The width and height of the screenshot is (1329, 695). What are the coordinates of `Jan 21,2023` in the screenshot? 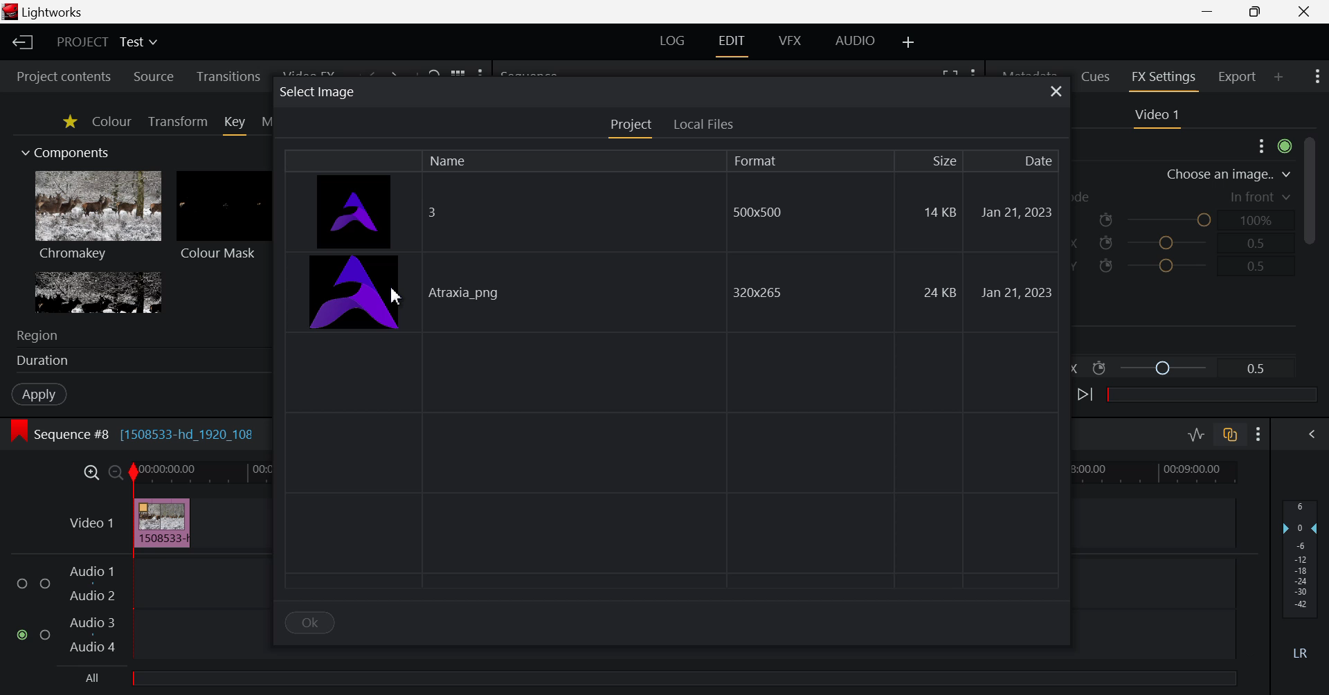 It's located at (1019, 291).